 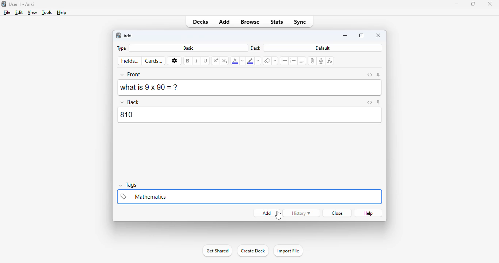 I want to click on sync, so click(x=300, y=22).